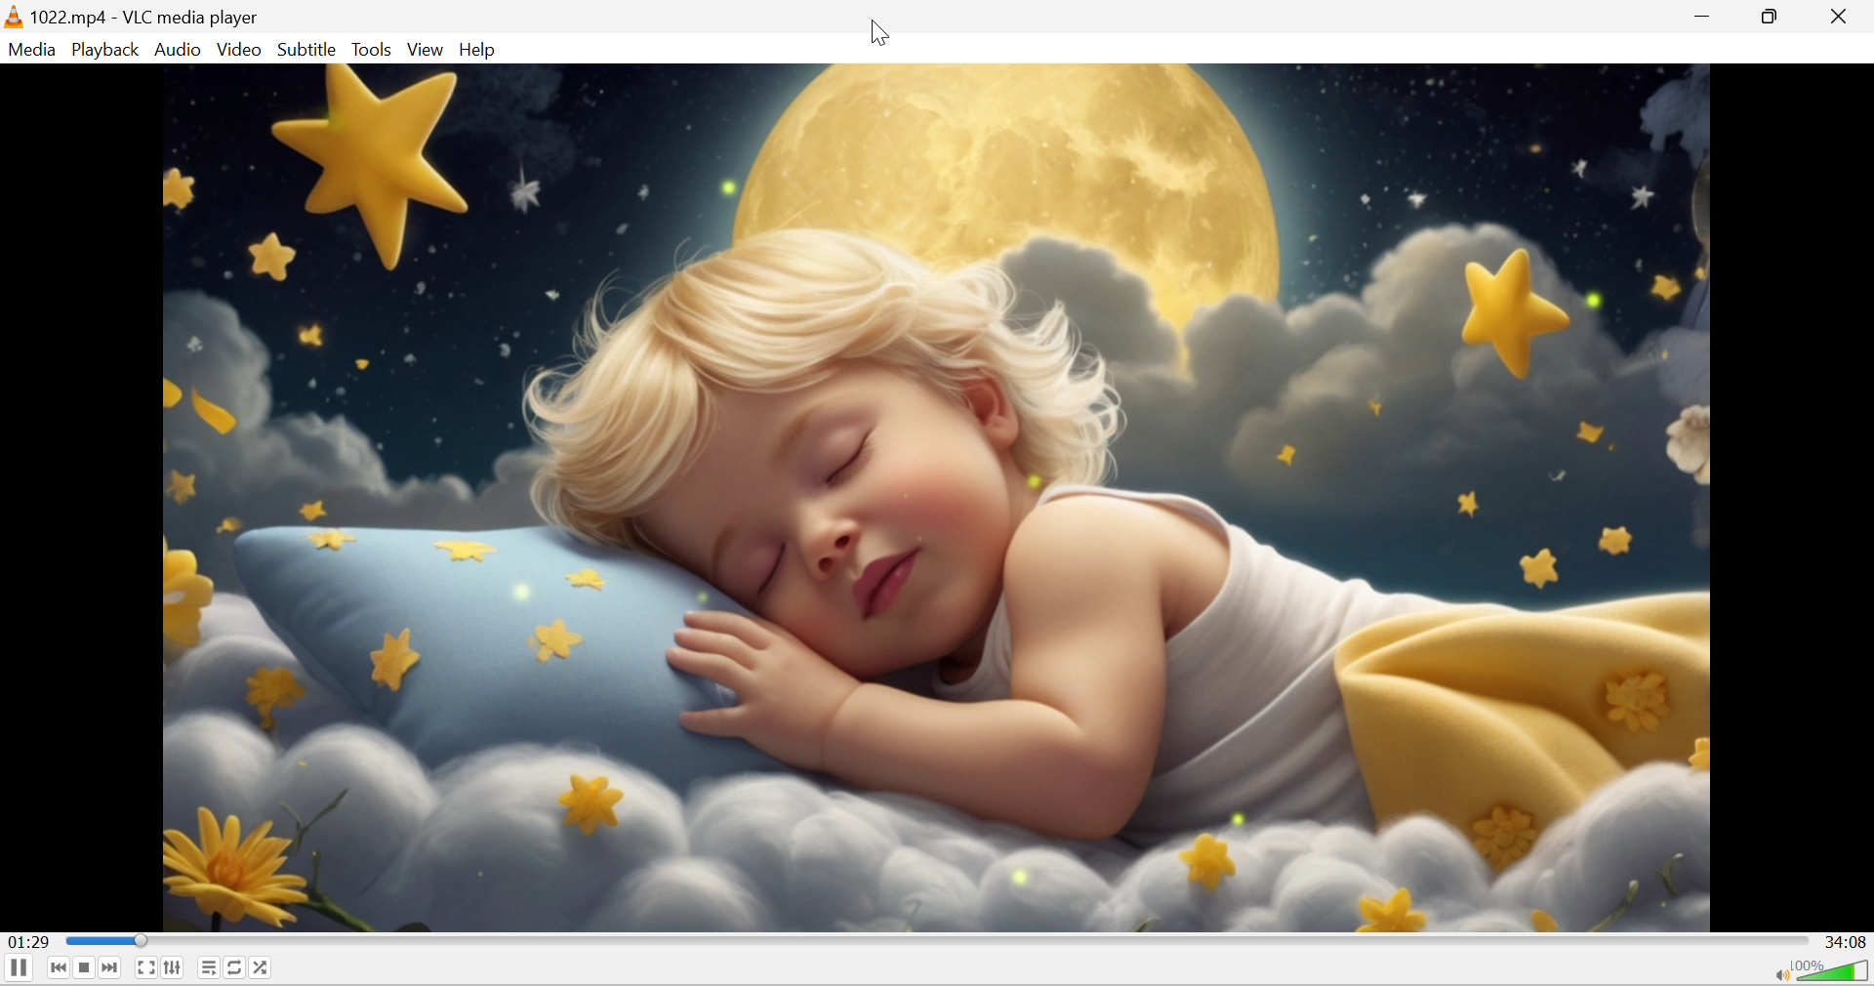  What do you see at coordinates (237, 967) in the screenshot?
I see `Click to toggle between loop all, loop one and no loop` at bounding box center [237, 967].